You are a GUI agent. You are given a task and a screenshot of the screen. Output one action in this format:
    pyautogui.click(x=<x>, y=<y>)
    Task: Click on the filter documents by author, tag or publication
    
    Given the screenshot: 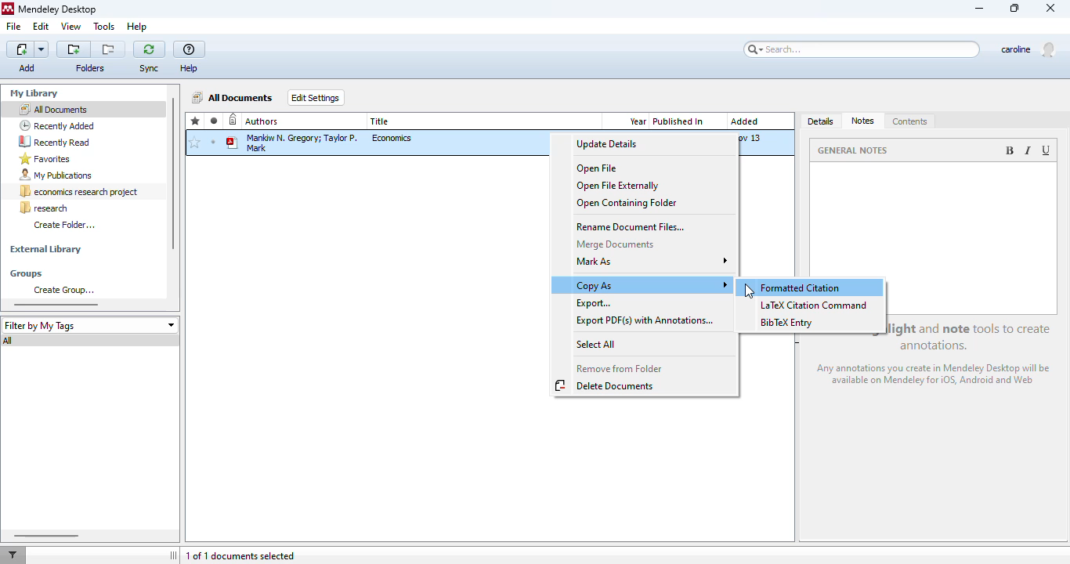 What is the action you would take?
    pyautogui.click(x=12, y=555)
    